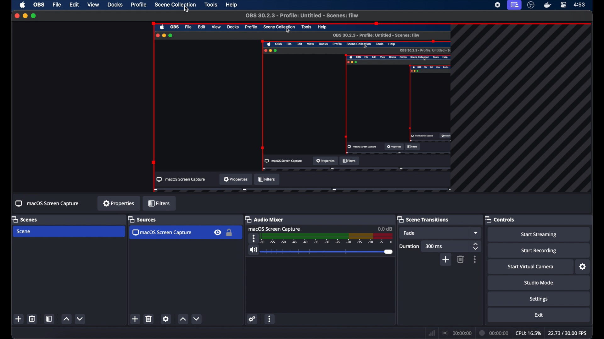  Describe the element at coordinates (495, 332) in the screenshot. I see `current time indicator` at that location.